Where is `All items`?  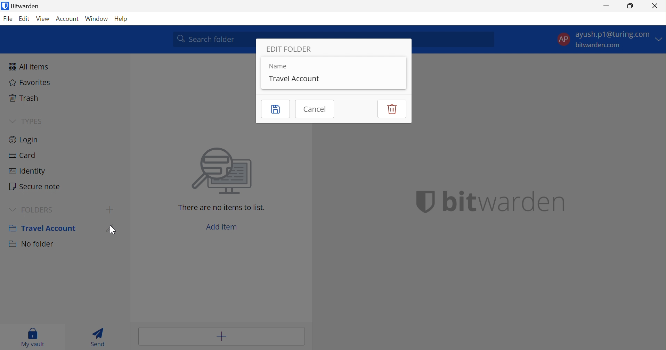
All items is located at coordinates (29, 67).